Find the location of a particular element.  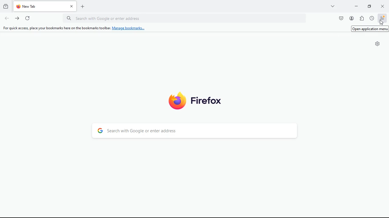

minimize is located at coordinates (369, 6).